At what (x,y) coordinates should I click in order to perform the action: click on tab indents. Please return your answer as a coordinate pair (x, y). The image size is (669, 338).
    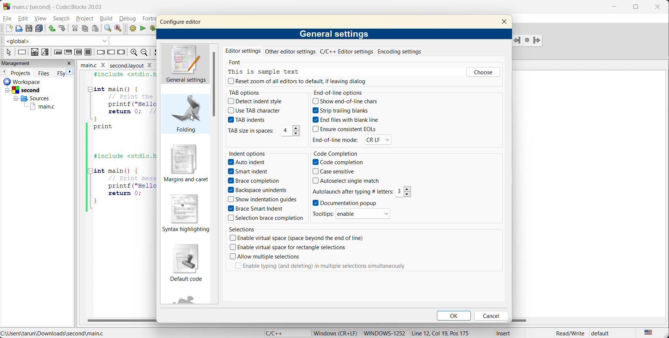
    Looking at the image, I should click on (248, 120).